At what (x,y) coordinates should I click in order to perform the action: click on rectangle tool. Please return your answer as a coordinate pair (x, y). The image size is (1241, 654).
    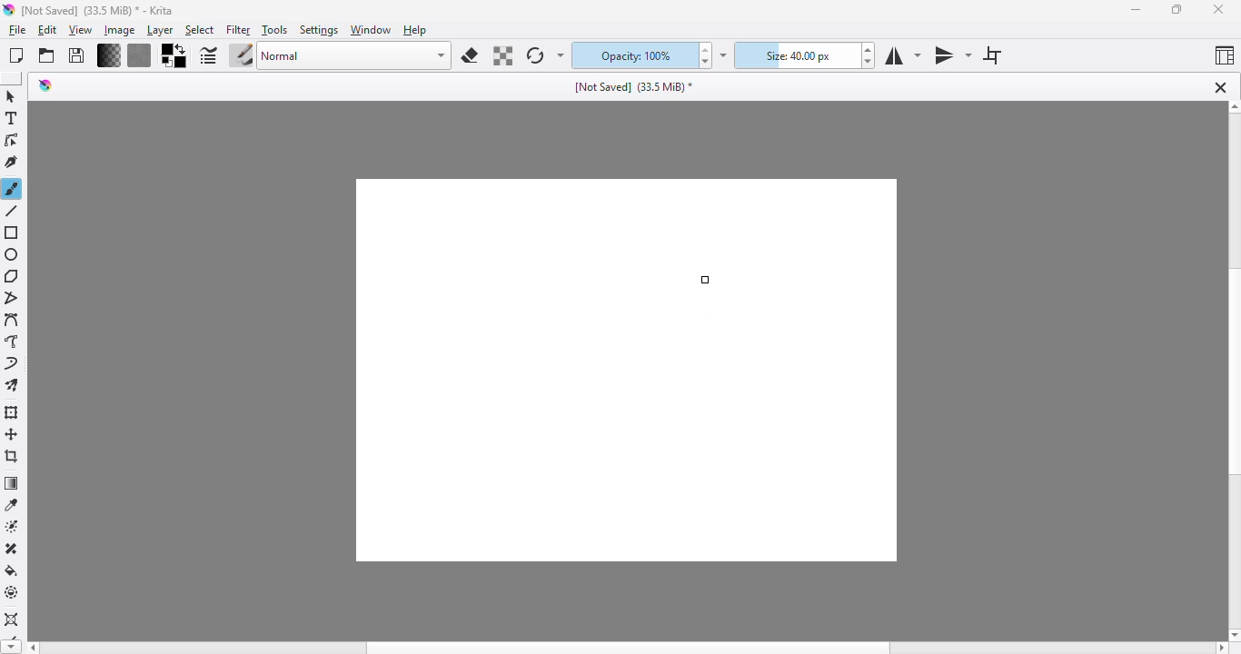
    Looking at the image, I should click on (13, 233).